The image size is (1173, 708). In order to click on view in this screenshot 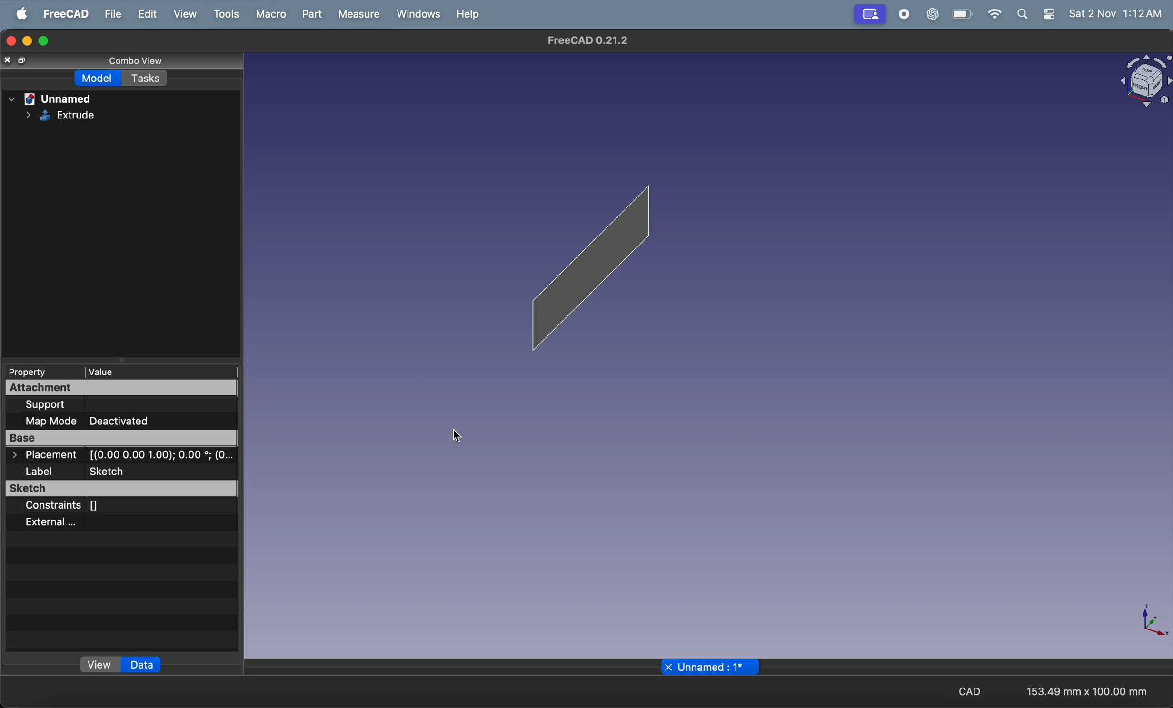, I will do `click(183, 15)`.